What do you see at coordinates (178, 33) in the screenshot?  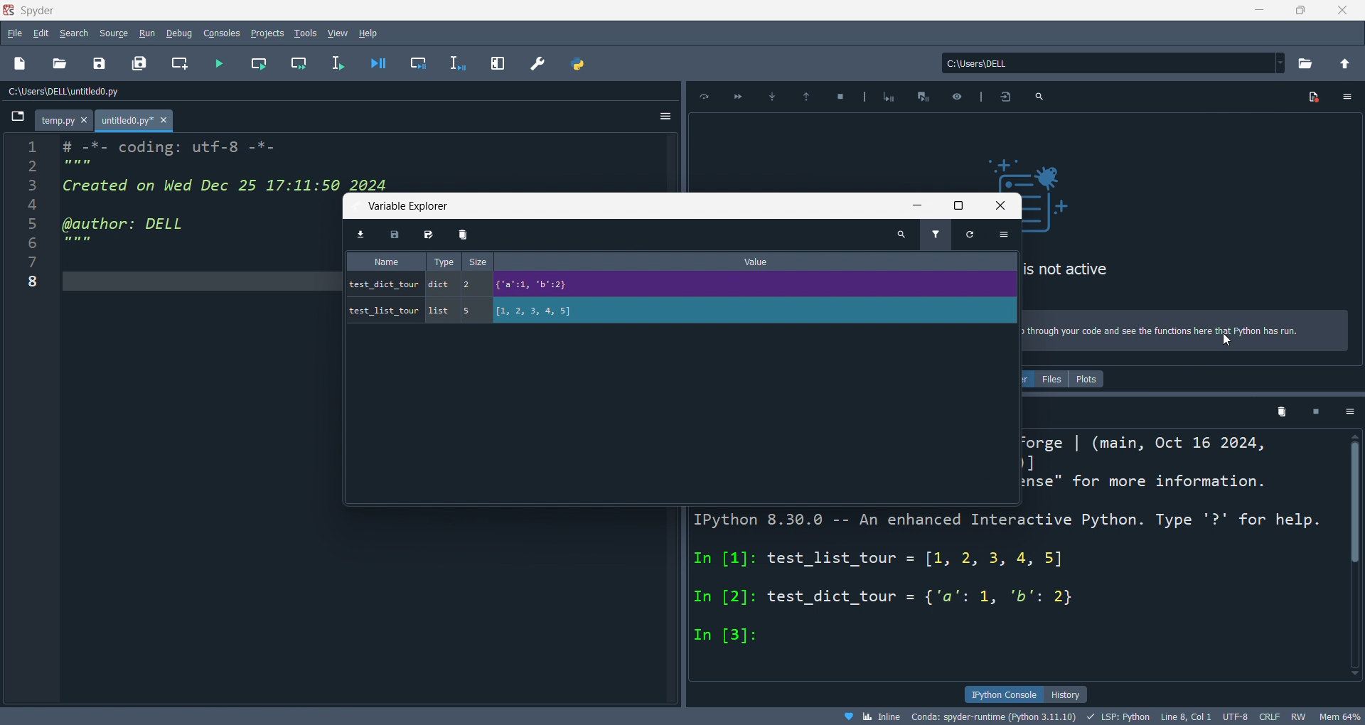 I see `debug` at bounding box center [178, 33].